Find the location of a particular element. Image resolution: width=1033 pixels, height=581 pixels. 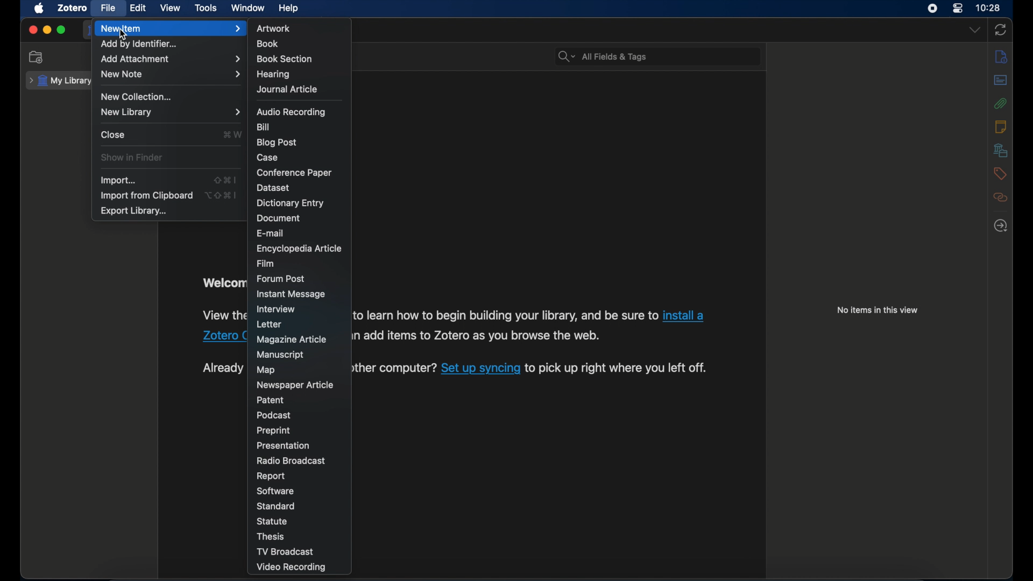

new item is located at coordinates (171, 29).